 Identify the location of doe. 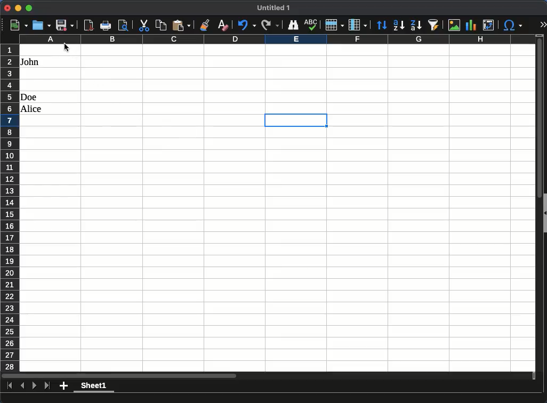
(29, 97).